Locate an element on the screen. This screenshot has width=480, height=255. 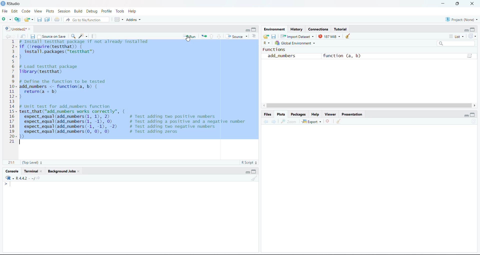
text cursor is located at coordinates (21, 142).